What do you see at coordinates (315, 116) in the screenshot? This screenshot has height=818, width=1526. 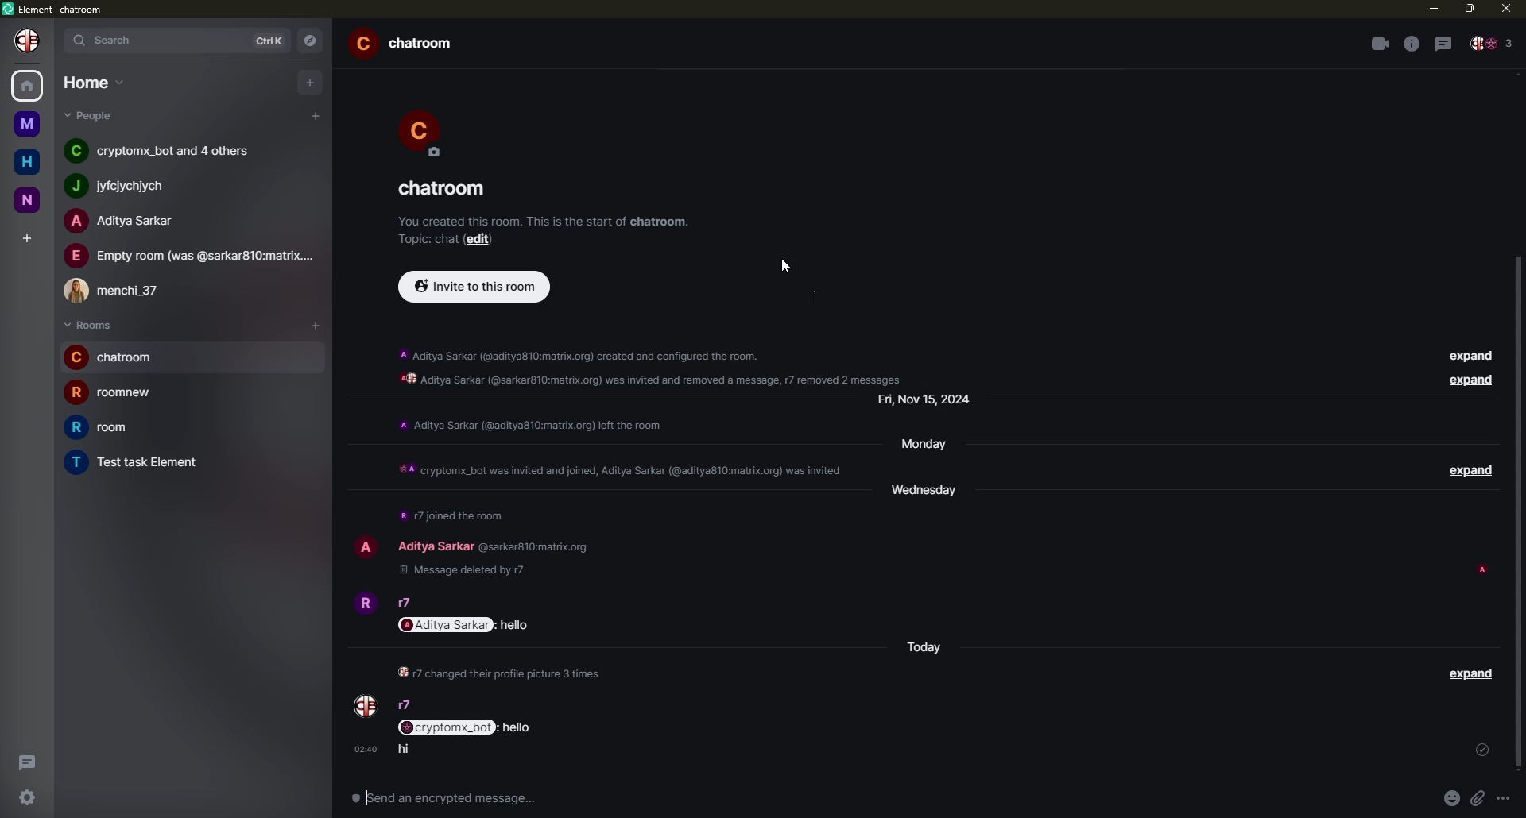 I see `add` at bounding box center [315, 116].